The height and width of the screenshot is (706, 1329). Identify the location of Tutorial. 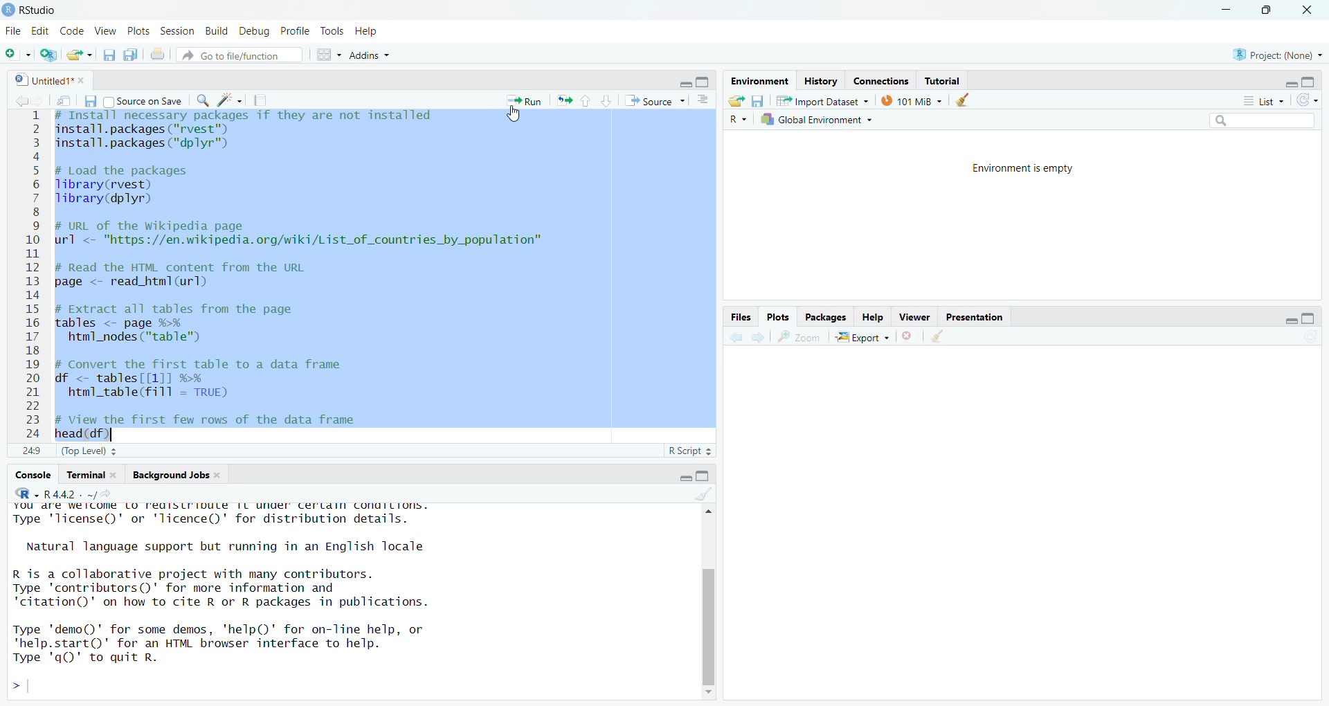
(943, 81).